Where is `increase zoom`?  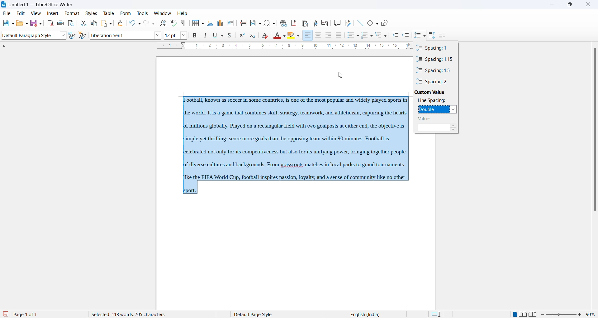 increase zoom is located at coordinates (581, 314).